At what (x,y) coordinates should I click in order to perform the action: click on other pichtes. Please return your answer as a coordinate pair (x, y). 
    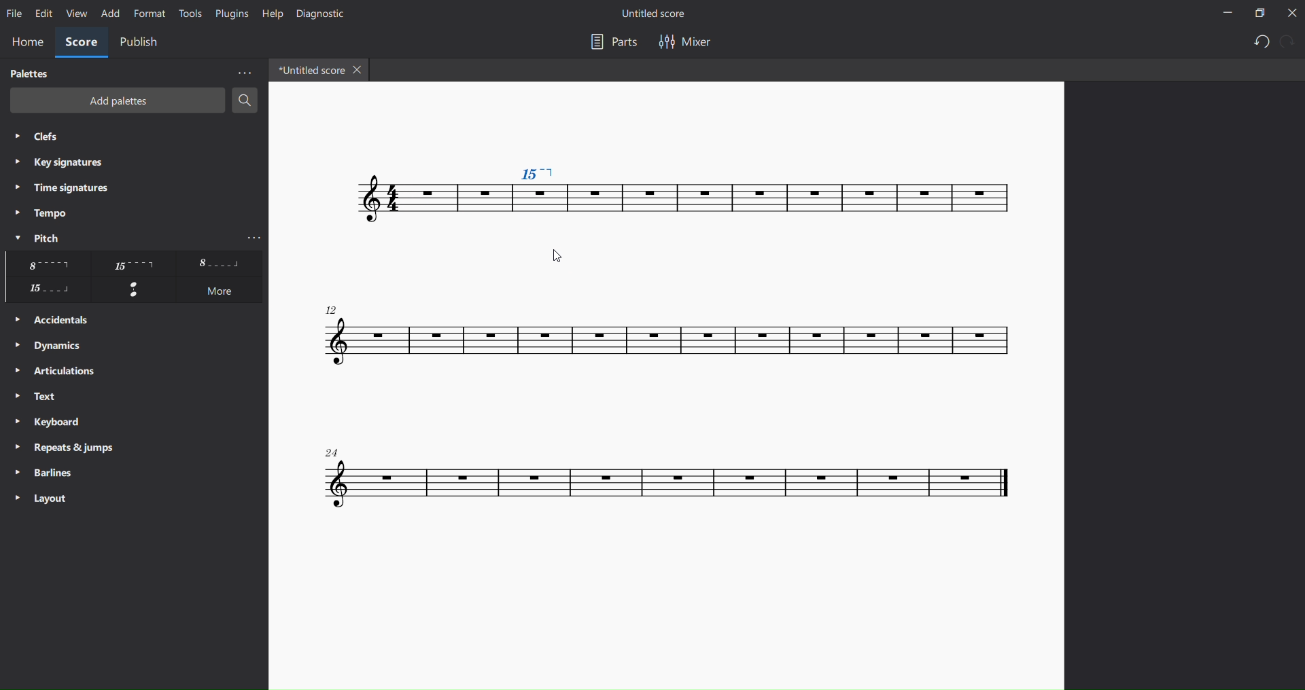
    Looking at the image, I should click on (133, 264).